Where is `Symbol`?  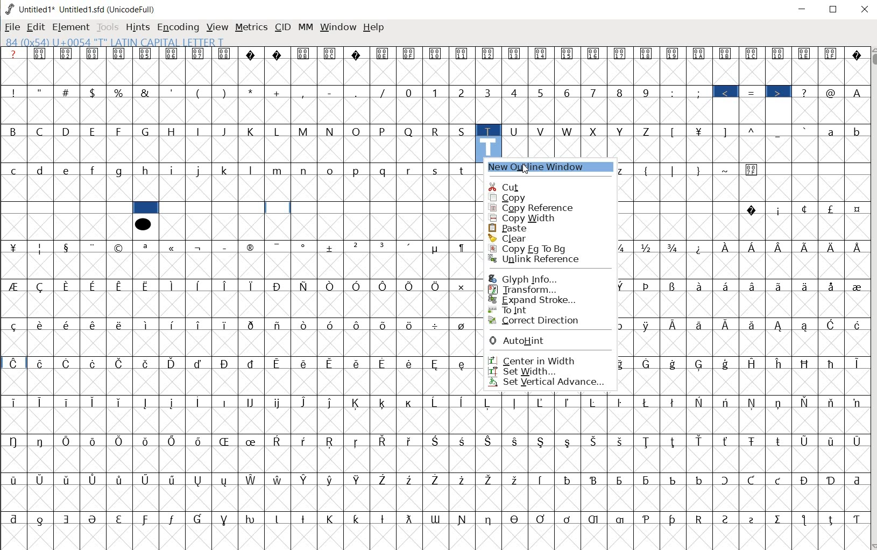 Symbol is located at coordinates (807, 403).